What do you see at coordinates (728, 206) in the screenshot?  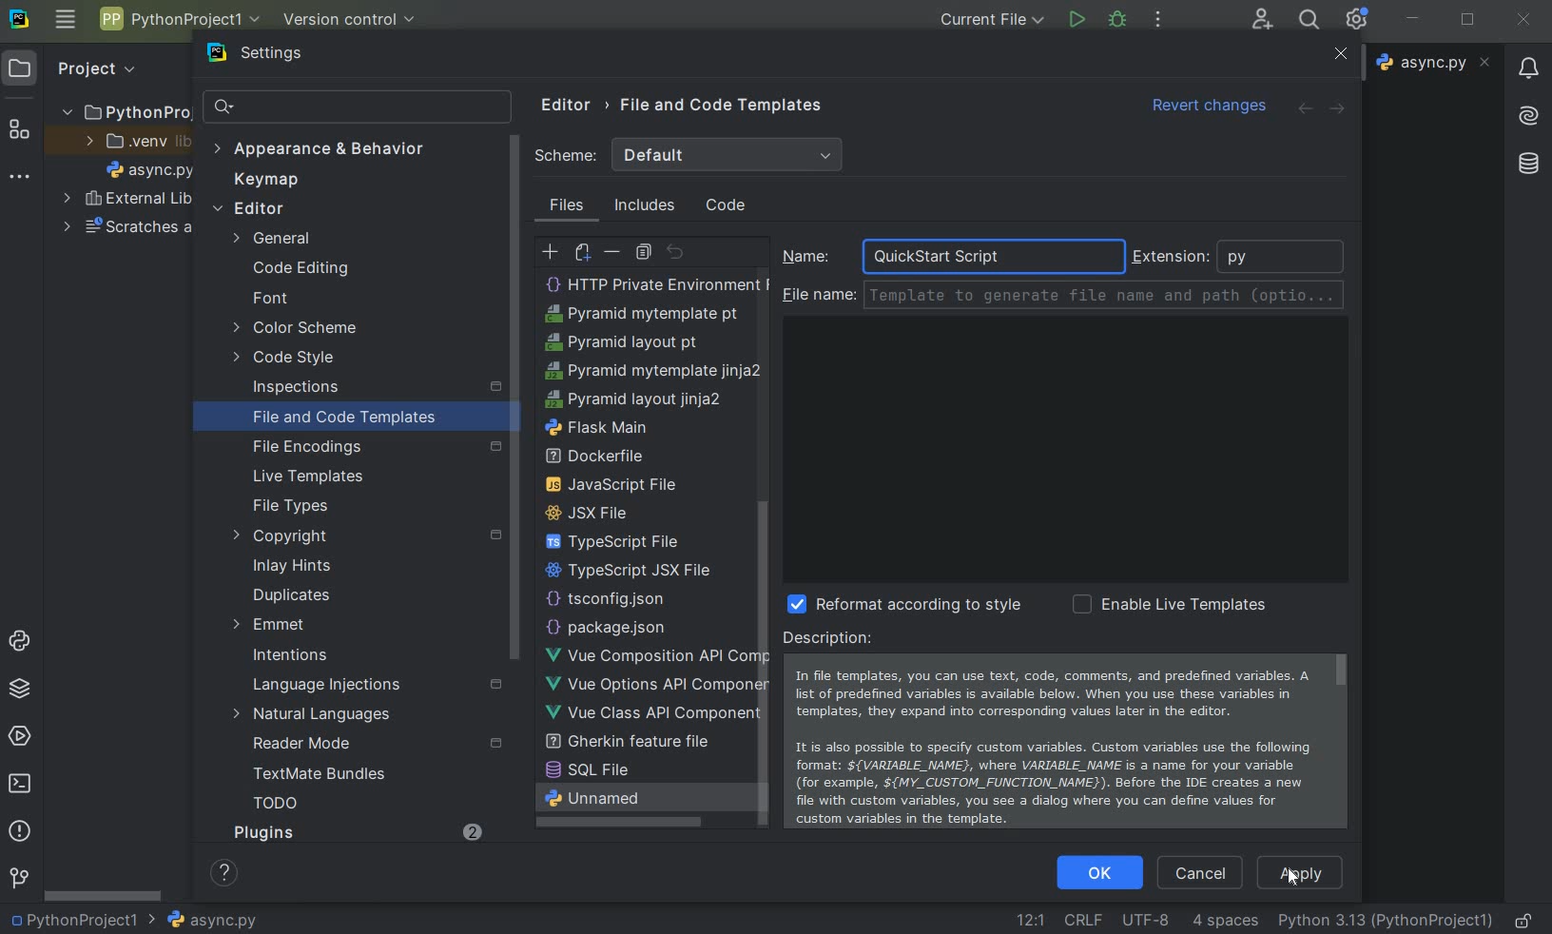 I see `code` at bounding box center [728, 206].